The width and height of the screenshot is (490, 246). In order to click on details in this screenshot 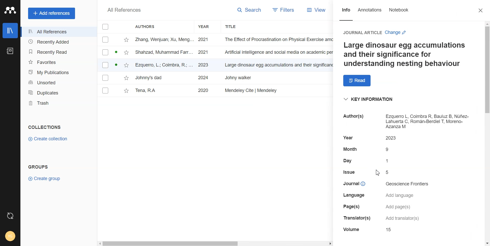, I will do `click(399, 207)`.